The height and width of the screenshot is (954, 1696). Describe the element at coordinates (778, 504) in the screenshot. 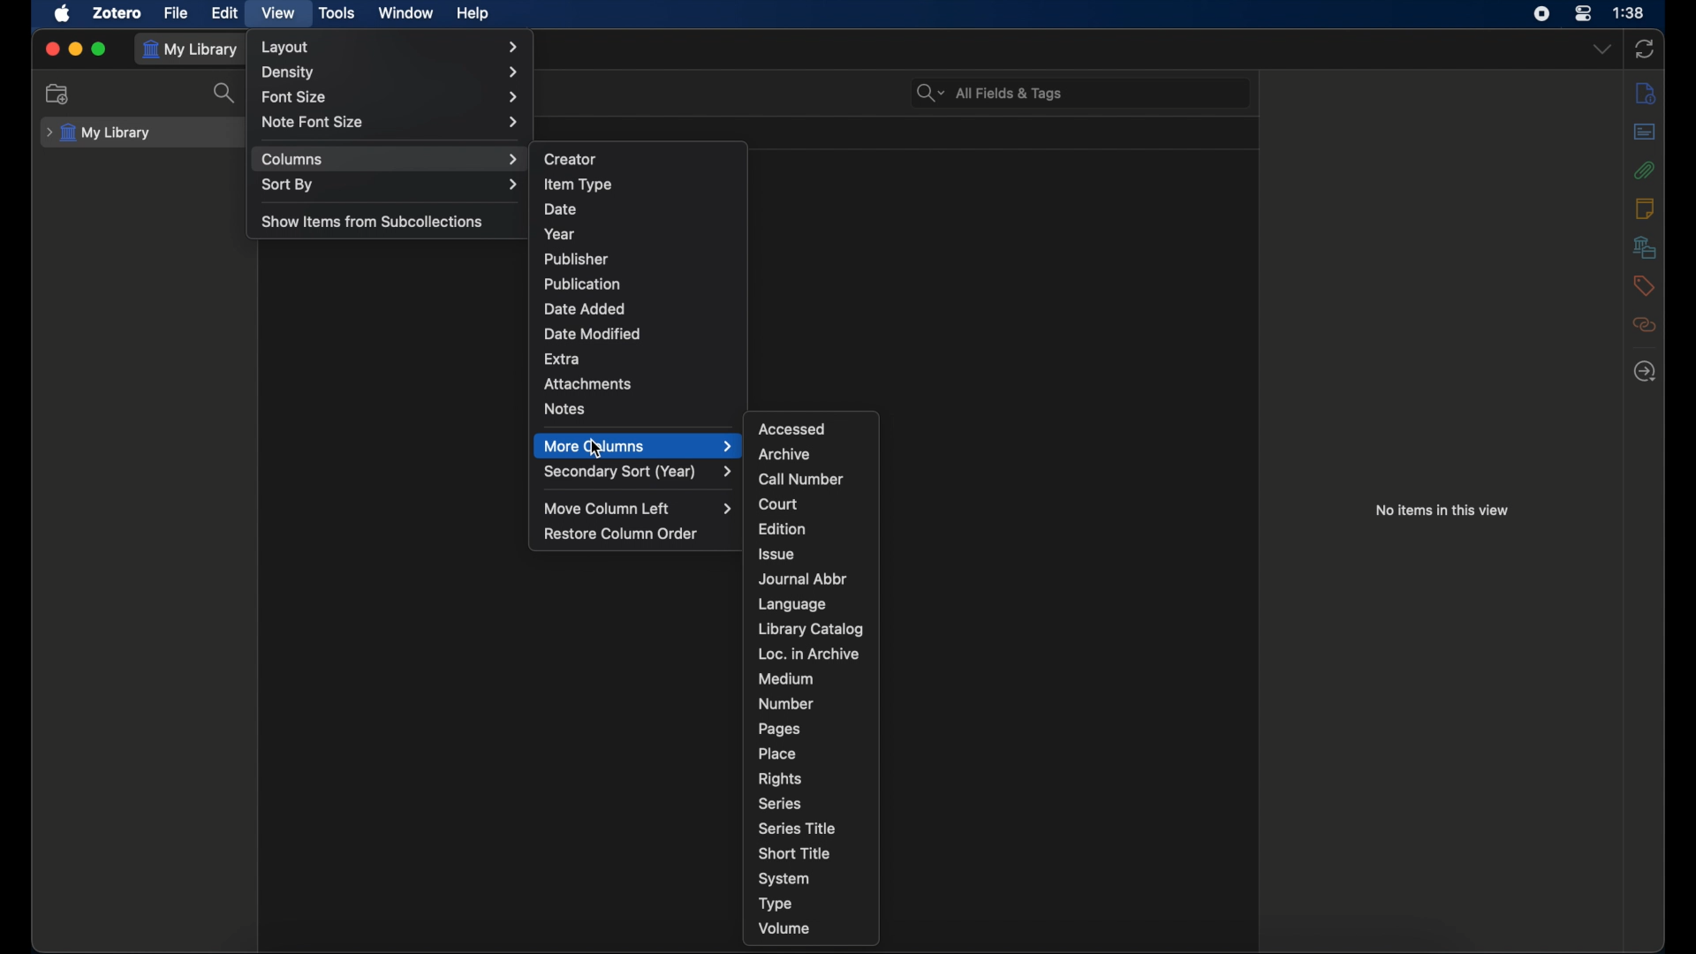

I see `court` at that location.